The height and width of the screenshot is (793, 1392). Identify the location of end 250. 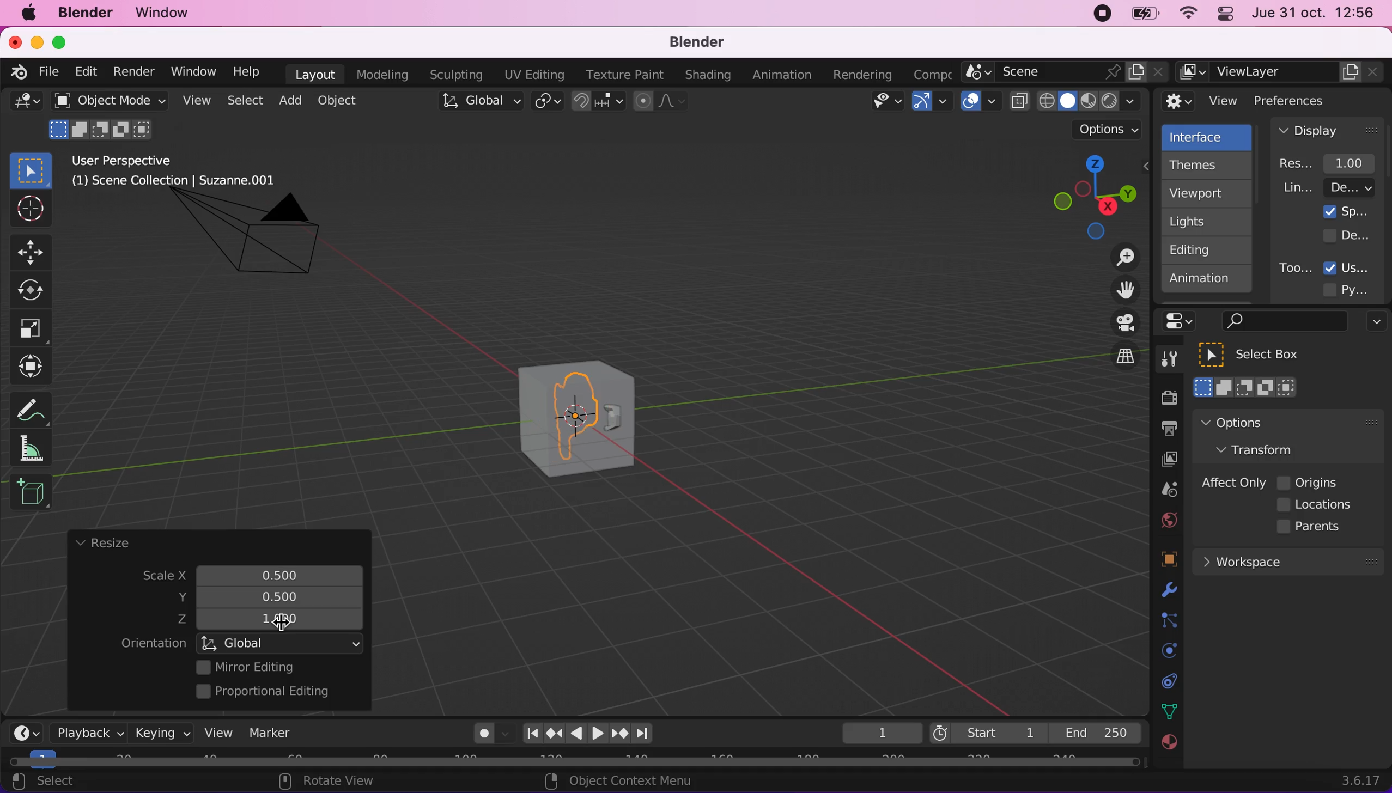
(1095, 732).